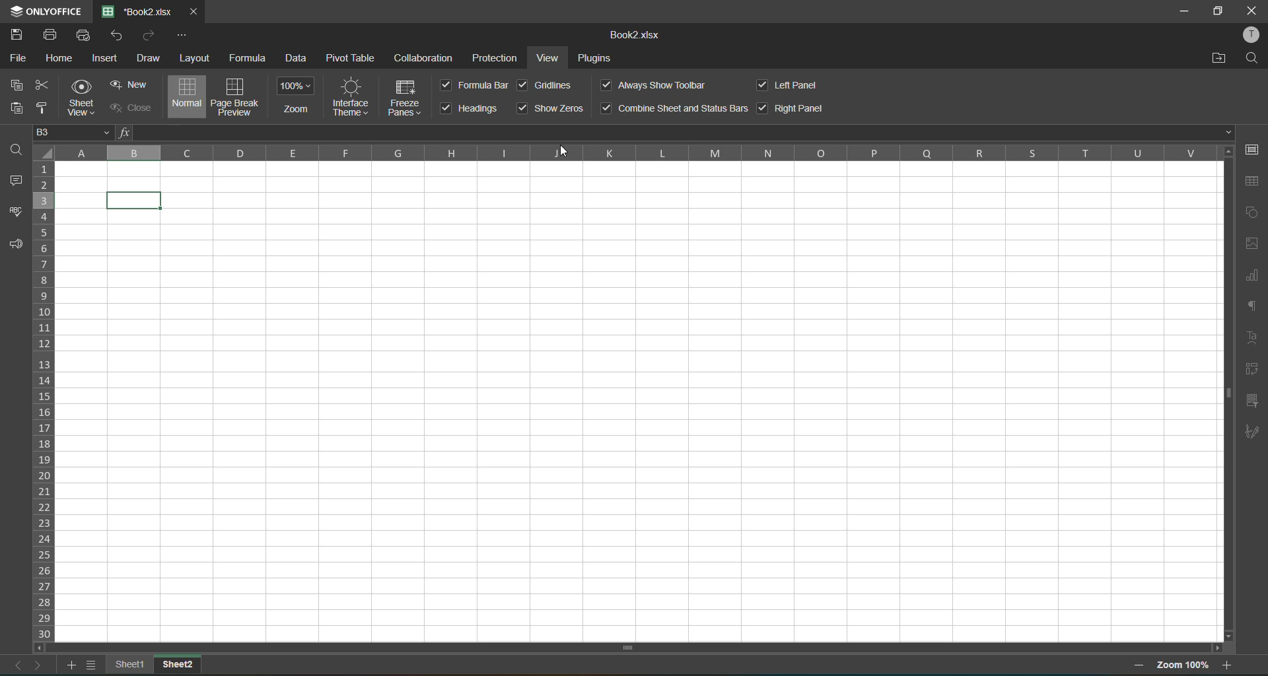  What do you see at coordinates (234, 96) in the screenshot?
I see `page break preview` at bounding box center [234, 96].